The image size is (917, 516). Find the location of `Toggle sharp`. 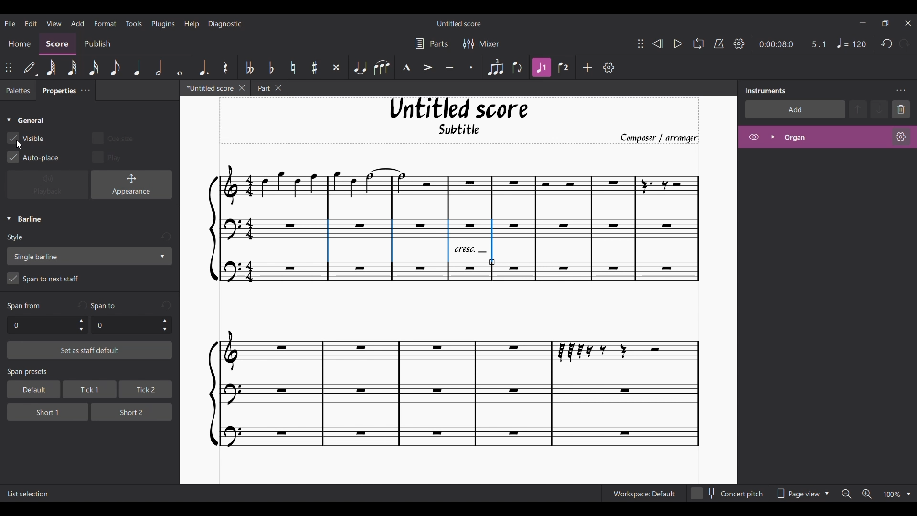

Toggle sharp is located at coordinates (315, 68).